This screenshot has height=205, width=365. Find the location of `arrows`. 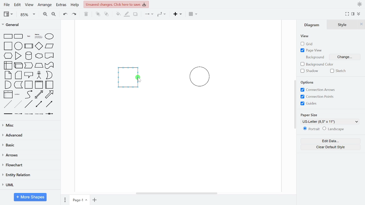

arrows is located at coordinates (29, 155).